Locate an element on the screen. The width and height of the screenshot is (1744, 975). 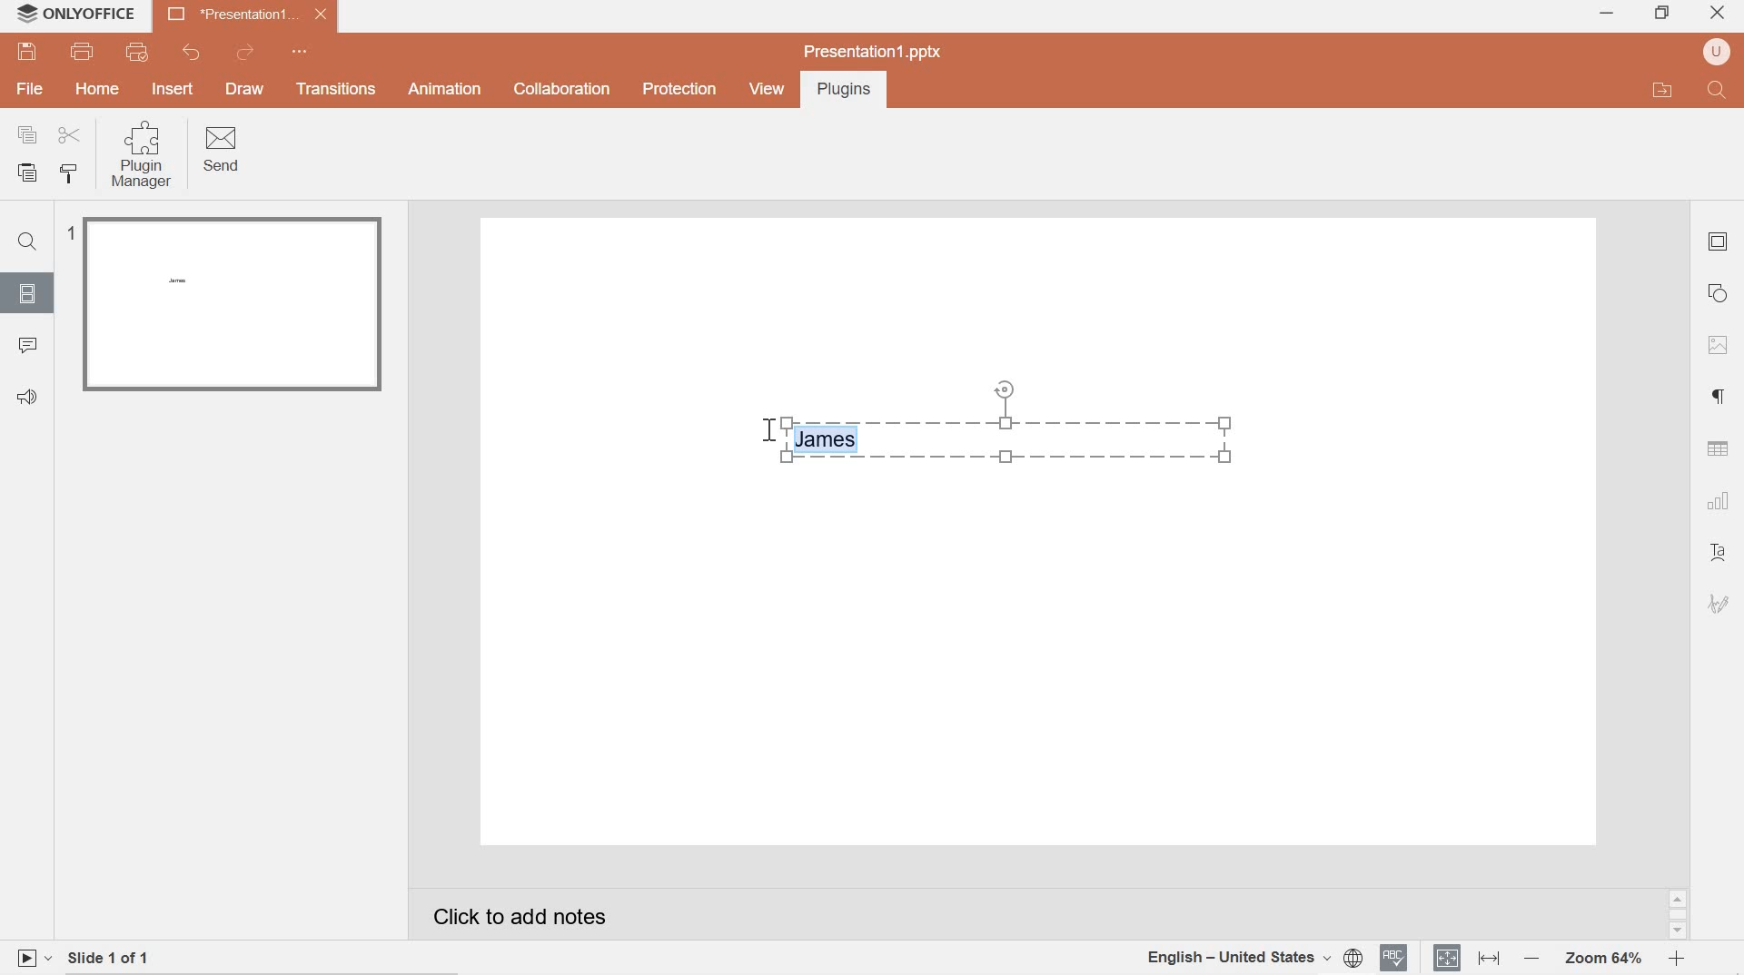
quick access toolbar is located at coordinates (302, 52).